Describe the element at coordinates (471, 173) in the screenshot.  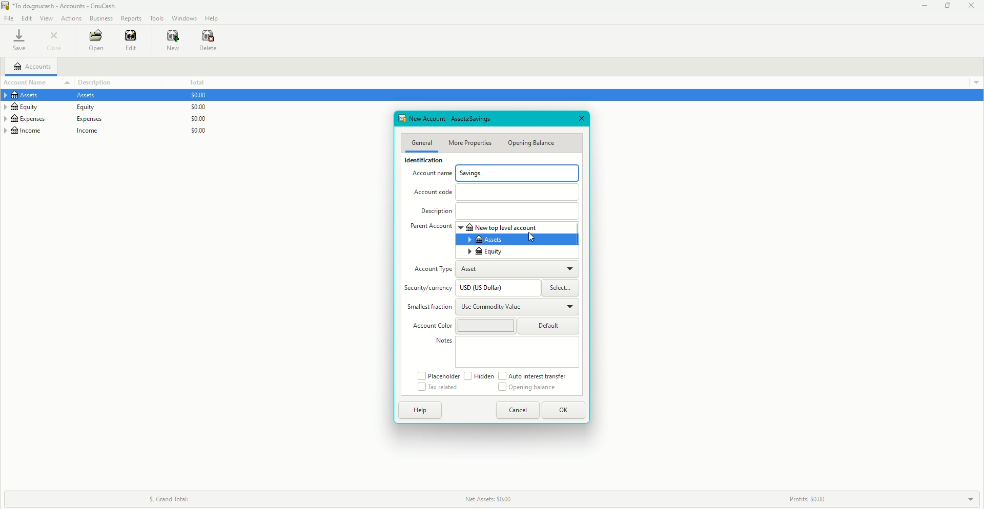
I see `Savings` at that location.